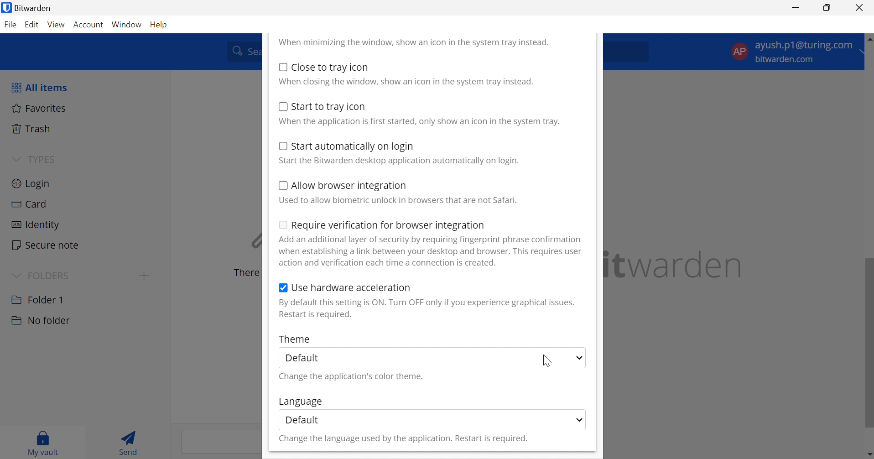  Describe the element at coordinates (353, 377) in the screenshot. I see `Change the application's color theme.` at that location.